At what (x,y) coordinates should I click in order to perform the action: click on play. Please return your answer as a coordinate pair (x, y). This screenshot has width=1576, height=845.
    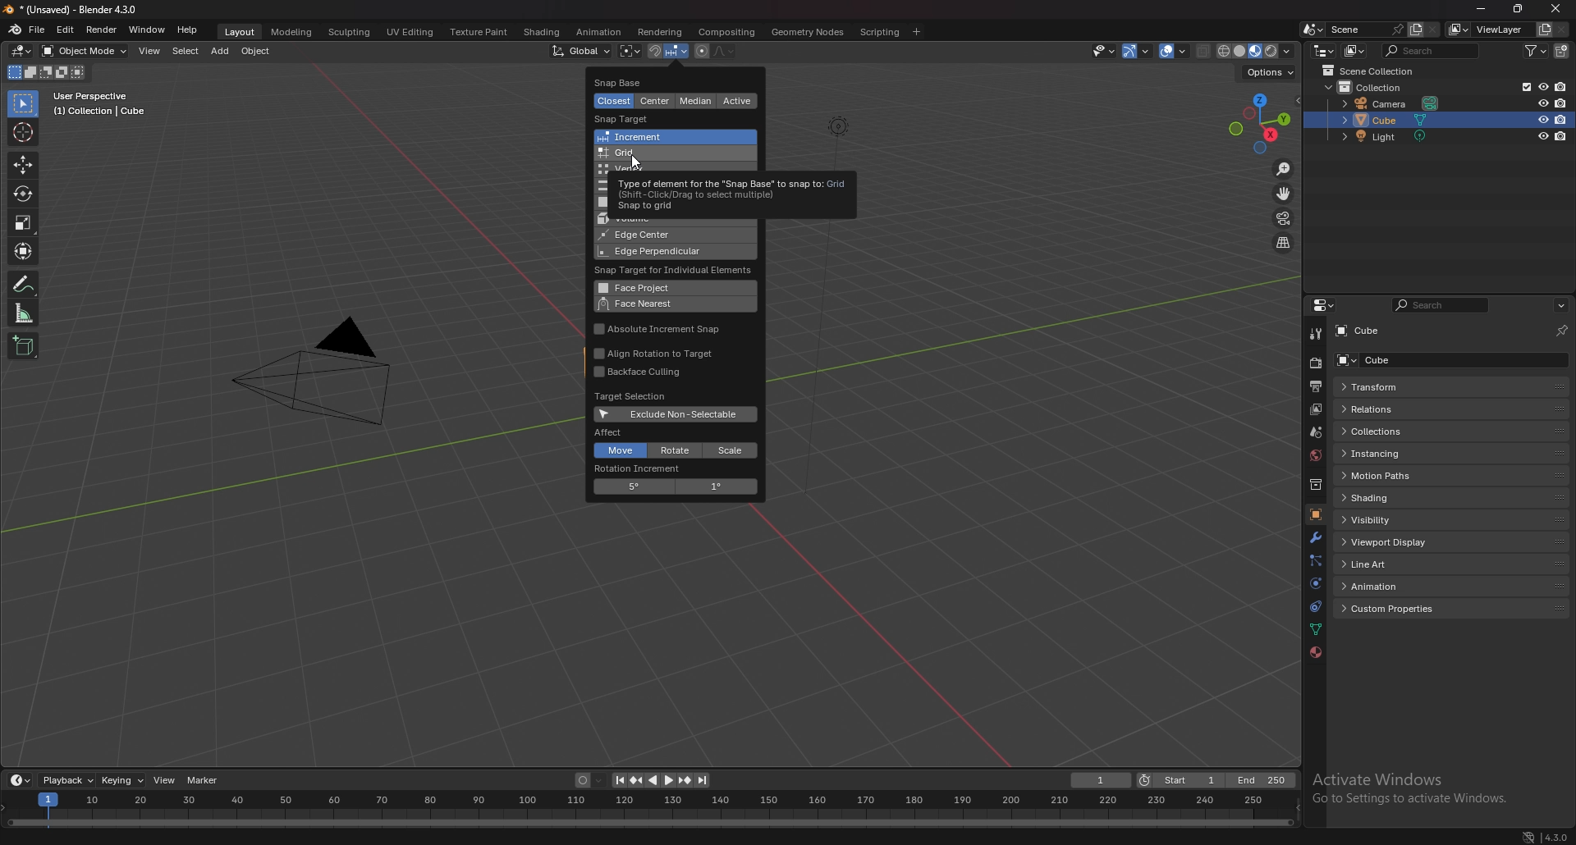
    Looking at the image, I should click on (661, 780).